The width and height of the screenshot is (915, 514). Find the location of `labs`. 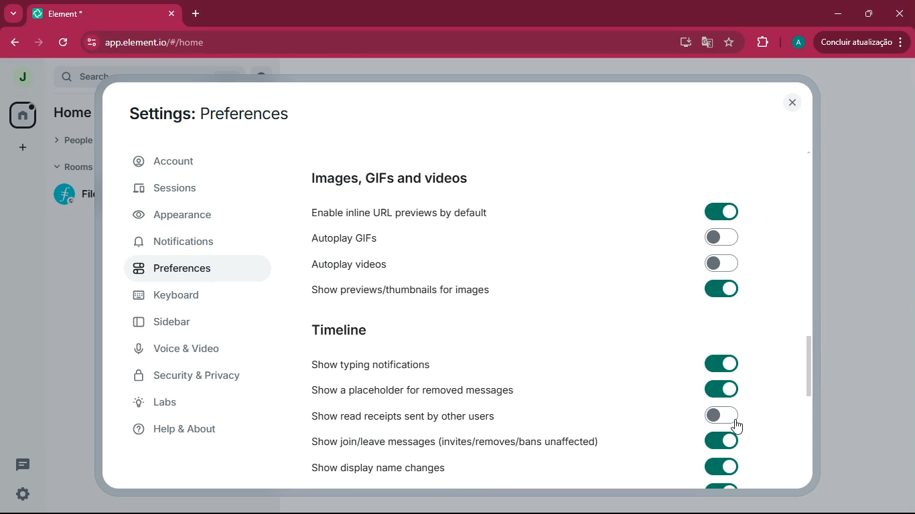

labs is located at coordinates (202, 403).